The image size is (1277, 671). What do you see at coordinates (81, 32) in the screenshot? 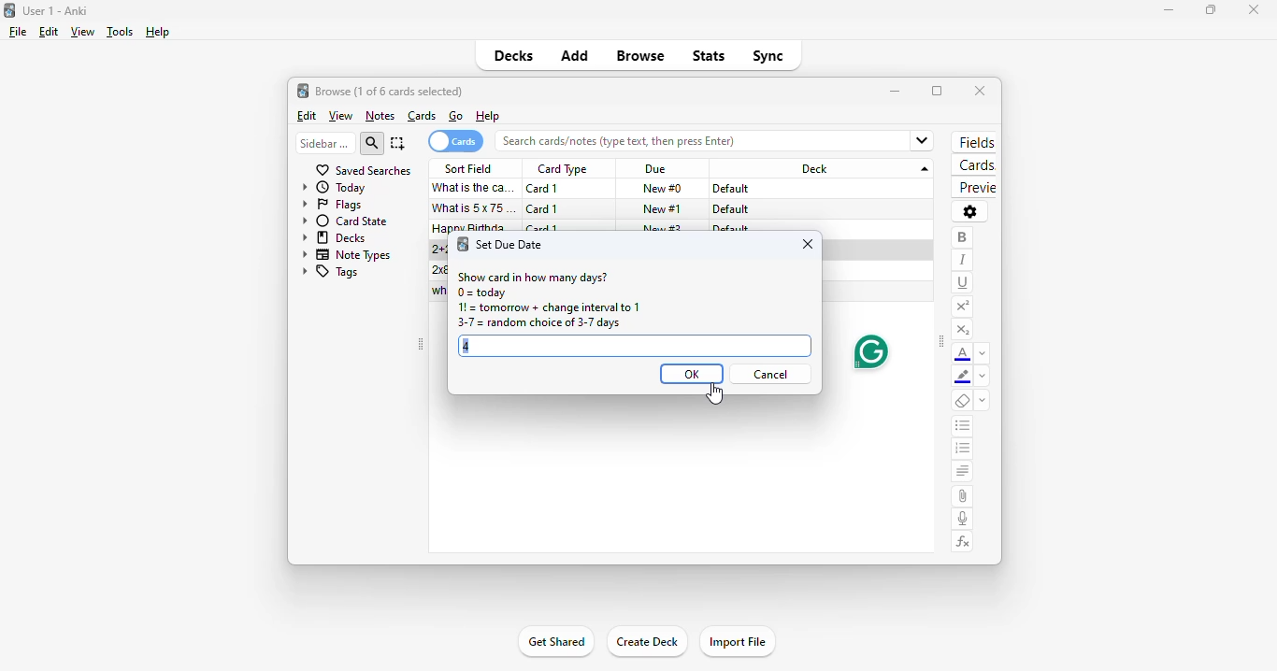
I see `view` at bounding box center [81, 32].